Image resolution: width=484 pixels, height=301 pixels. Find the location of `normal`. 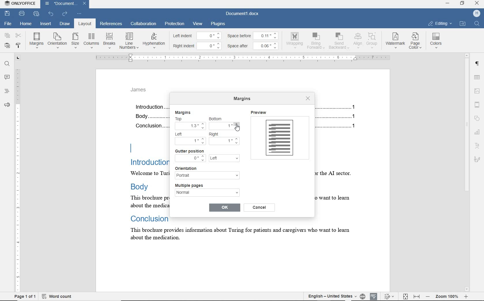

normal is located at coordinates (207, 194).